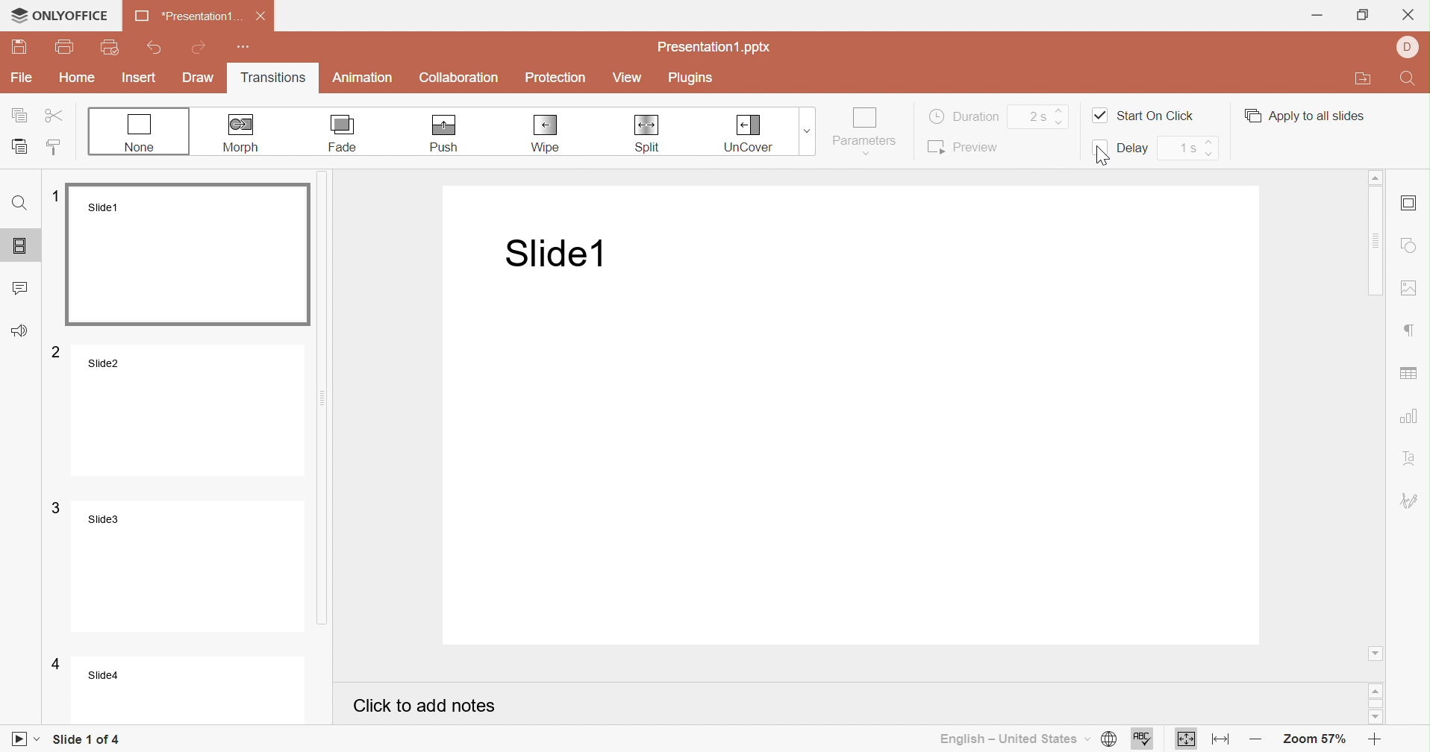  Describe the element at coordinates (628, 78) in the screenshot. I see `View` at that location.